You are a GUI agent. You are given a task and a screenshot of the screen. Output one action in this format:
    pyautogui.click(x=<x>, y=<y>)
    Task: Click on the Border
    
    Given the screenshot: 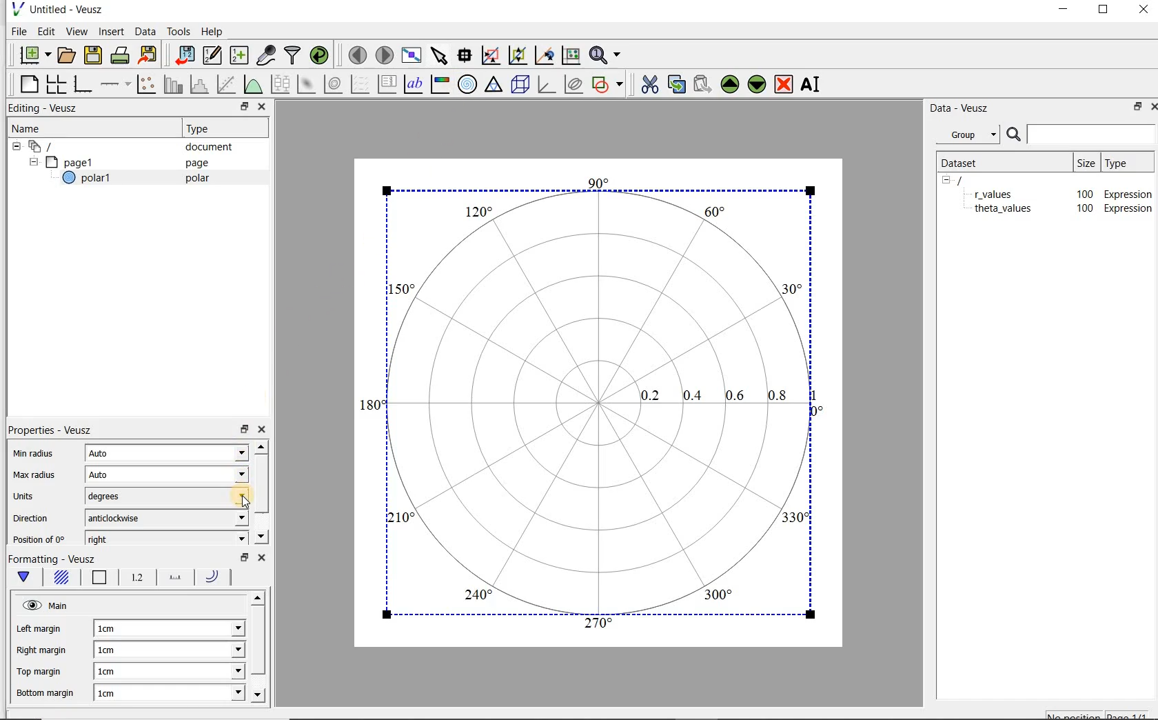 What is the action you would take?
    pyautogui.click(x=102, y=577)
    